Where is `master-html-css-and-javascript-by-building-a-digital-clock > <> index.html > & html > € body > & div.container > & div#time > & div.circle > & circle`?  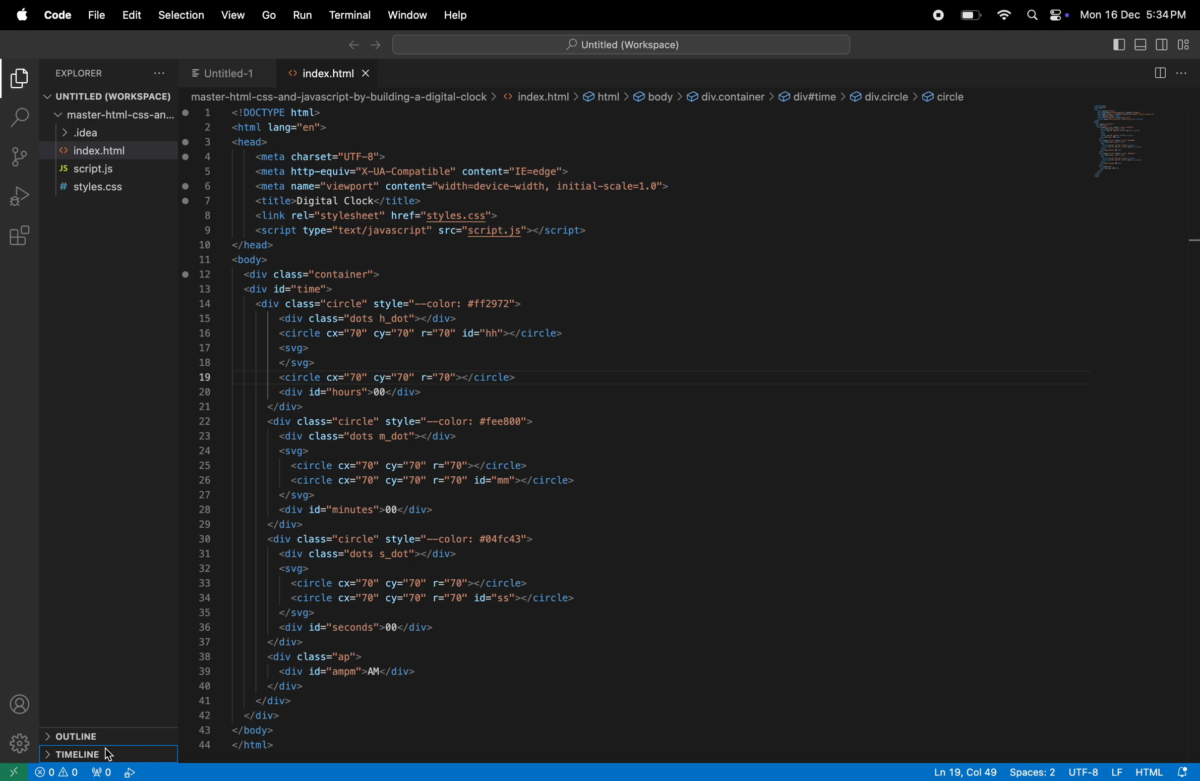
master-html-css-and-javascript-by-building-a-digital-clock > <> index.html > & html > € body > & div.container > & div#time > & div.circle > & circle is located at coordinates (581, 96).